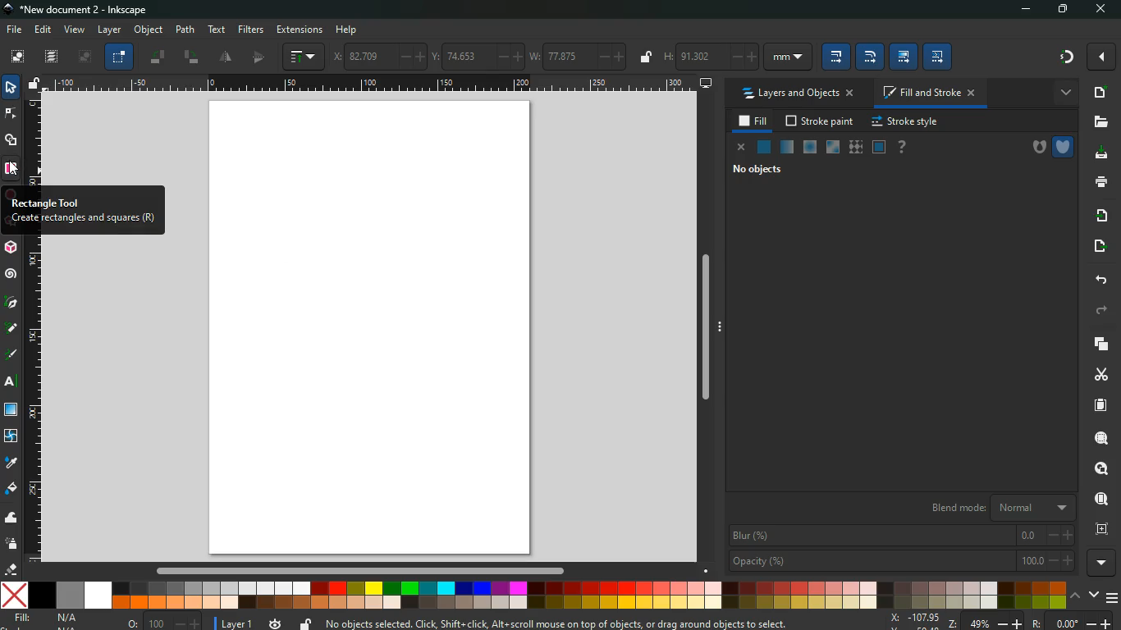  What do you see at coordinates (1097, 124) in the screenshot?
I see `files` at bounding box center [1097, 124].